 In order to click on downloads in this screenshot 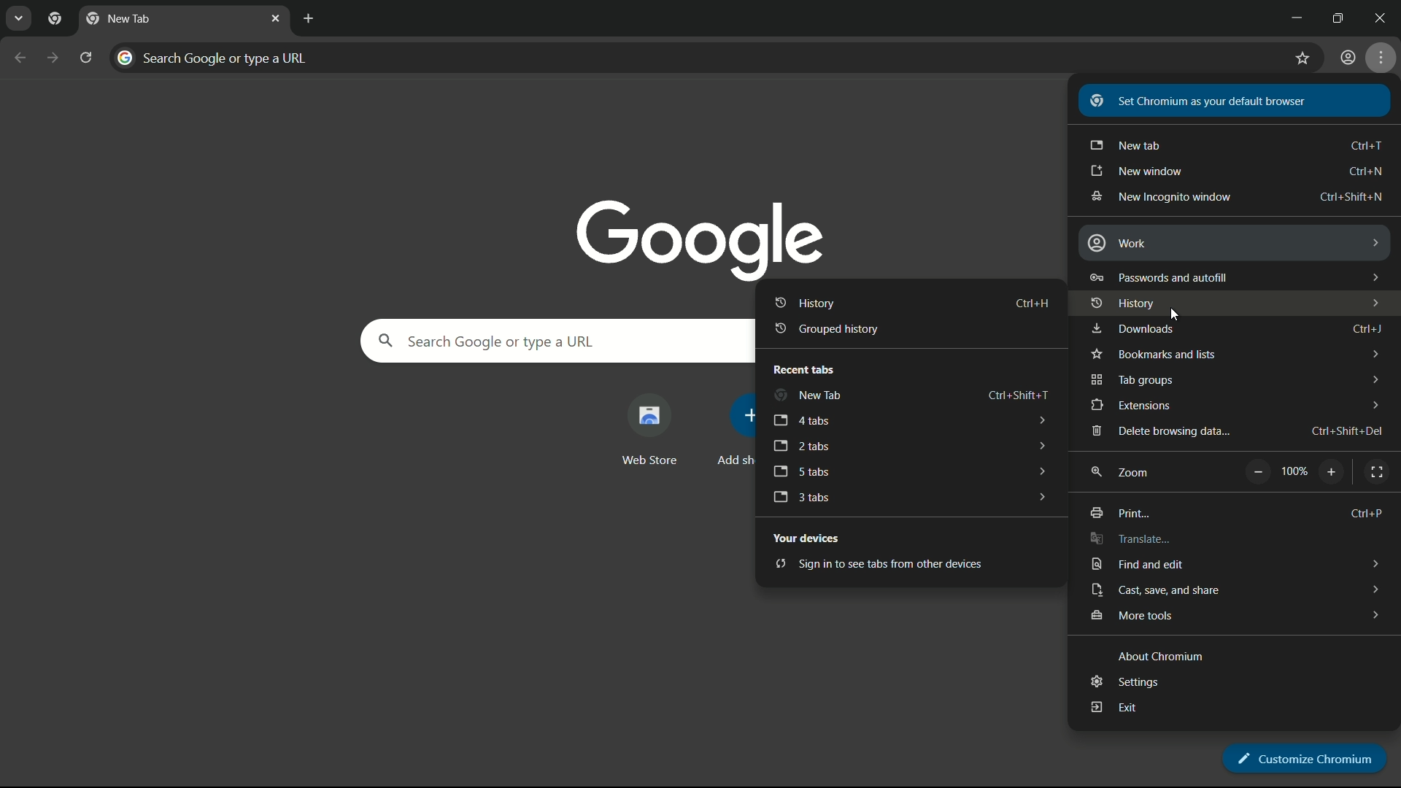, I will do `click(1132, 330)`.